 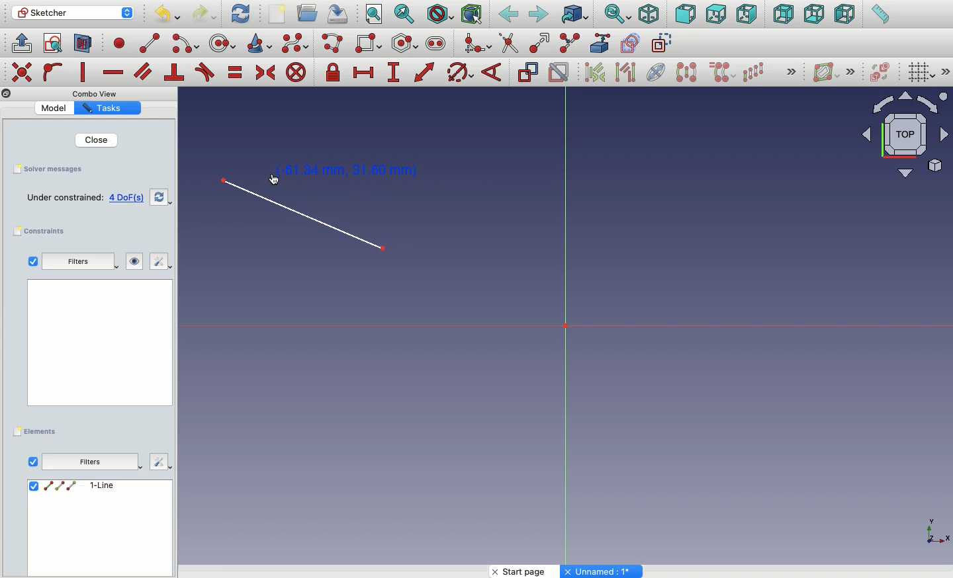 I want to click on Associated constraints, so click(x=597, y=72).